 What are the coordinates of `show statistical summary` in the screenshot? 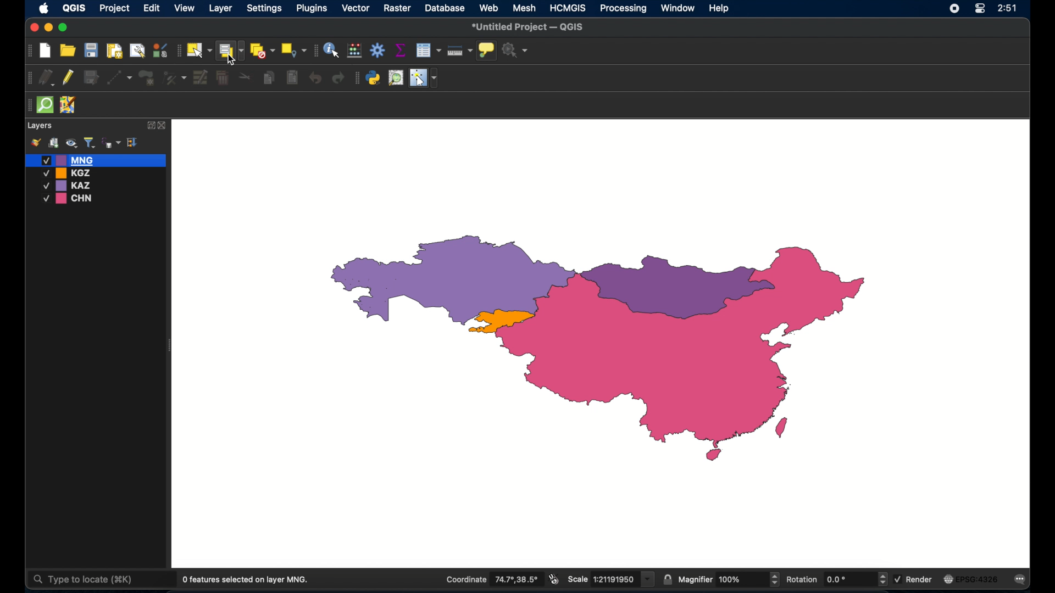 It's located at (400, 50).